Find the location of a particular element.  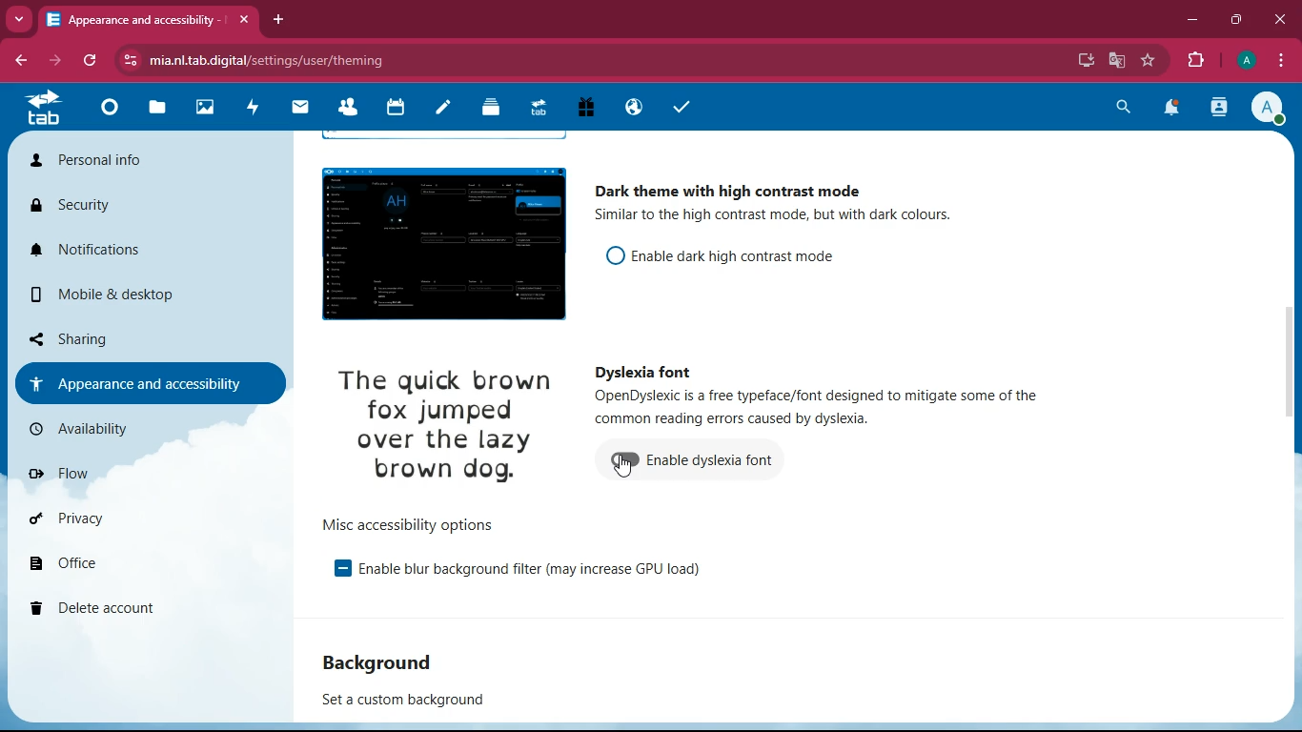

url is located at coordinates (269, 60).